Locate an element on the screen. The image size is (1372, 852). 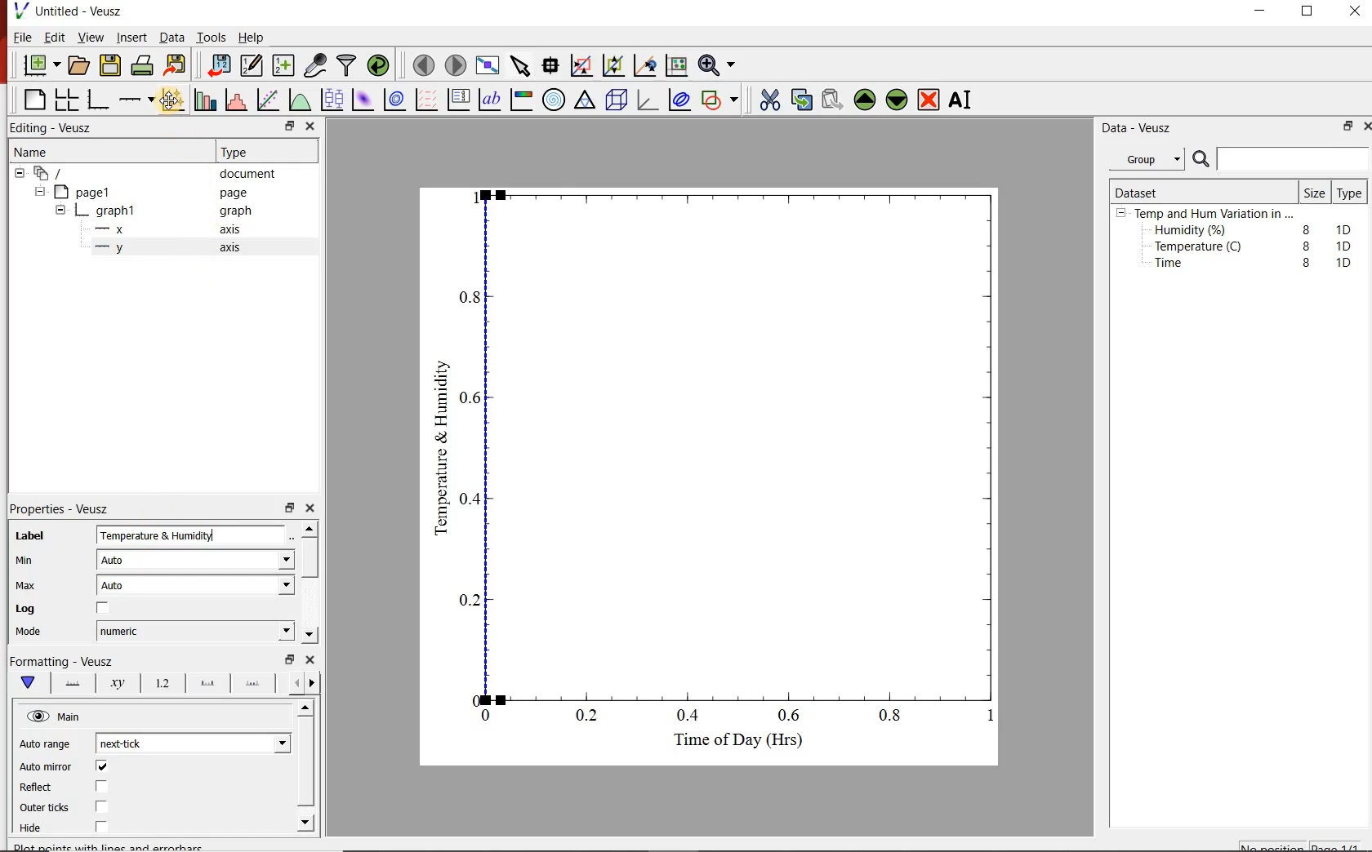
Editing - Veusz is located at coordinates (56, 127).